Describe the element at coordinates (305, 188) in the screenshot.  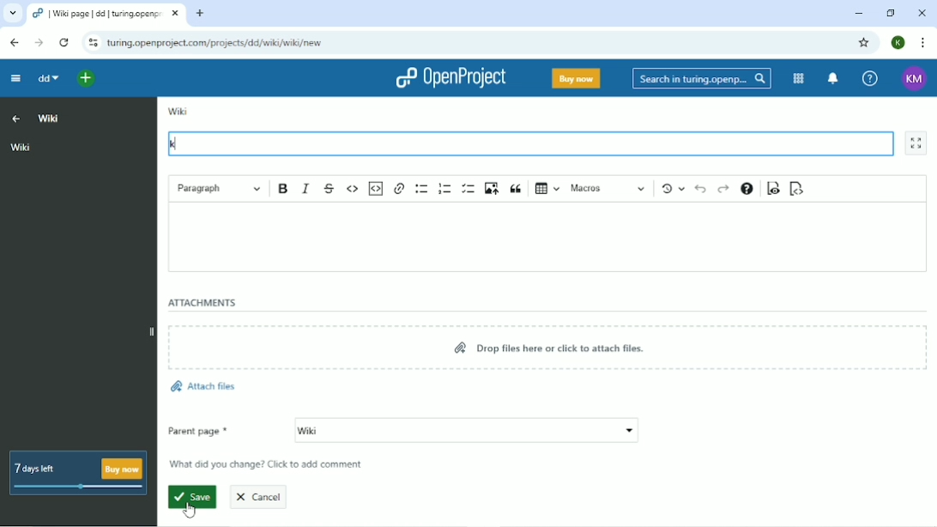
I see `Italic` at that location.